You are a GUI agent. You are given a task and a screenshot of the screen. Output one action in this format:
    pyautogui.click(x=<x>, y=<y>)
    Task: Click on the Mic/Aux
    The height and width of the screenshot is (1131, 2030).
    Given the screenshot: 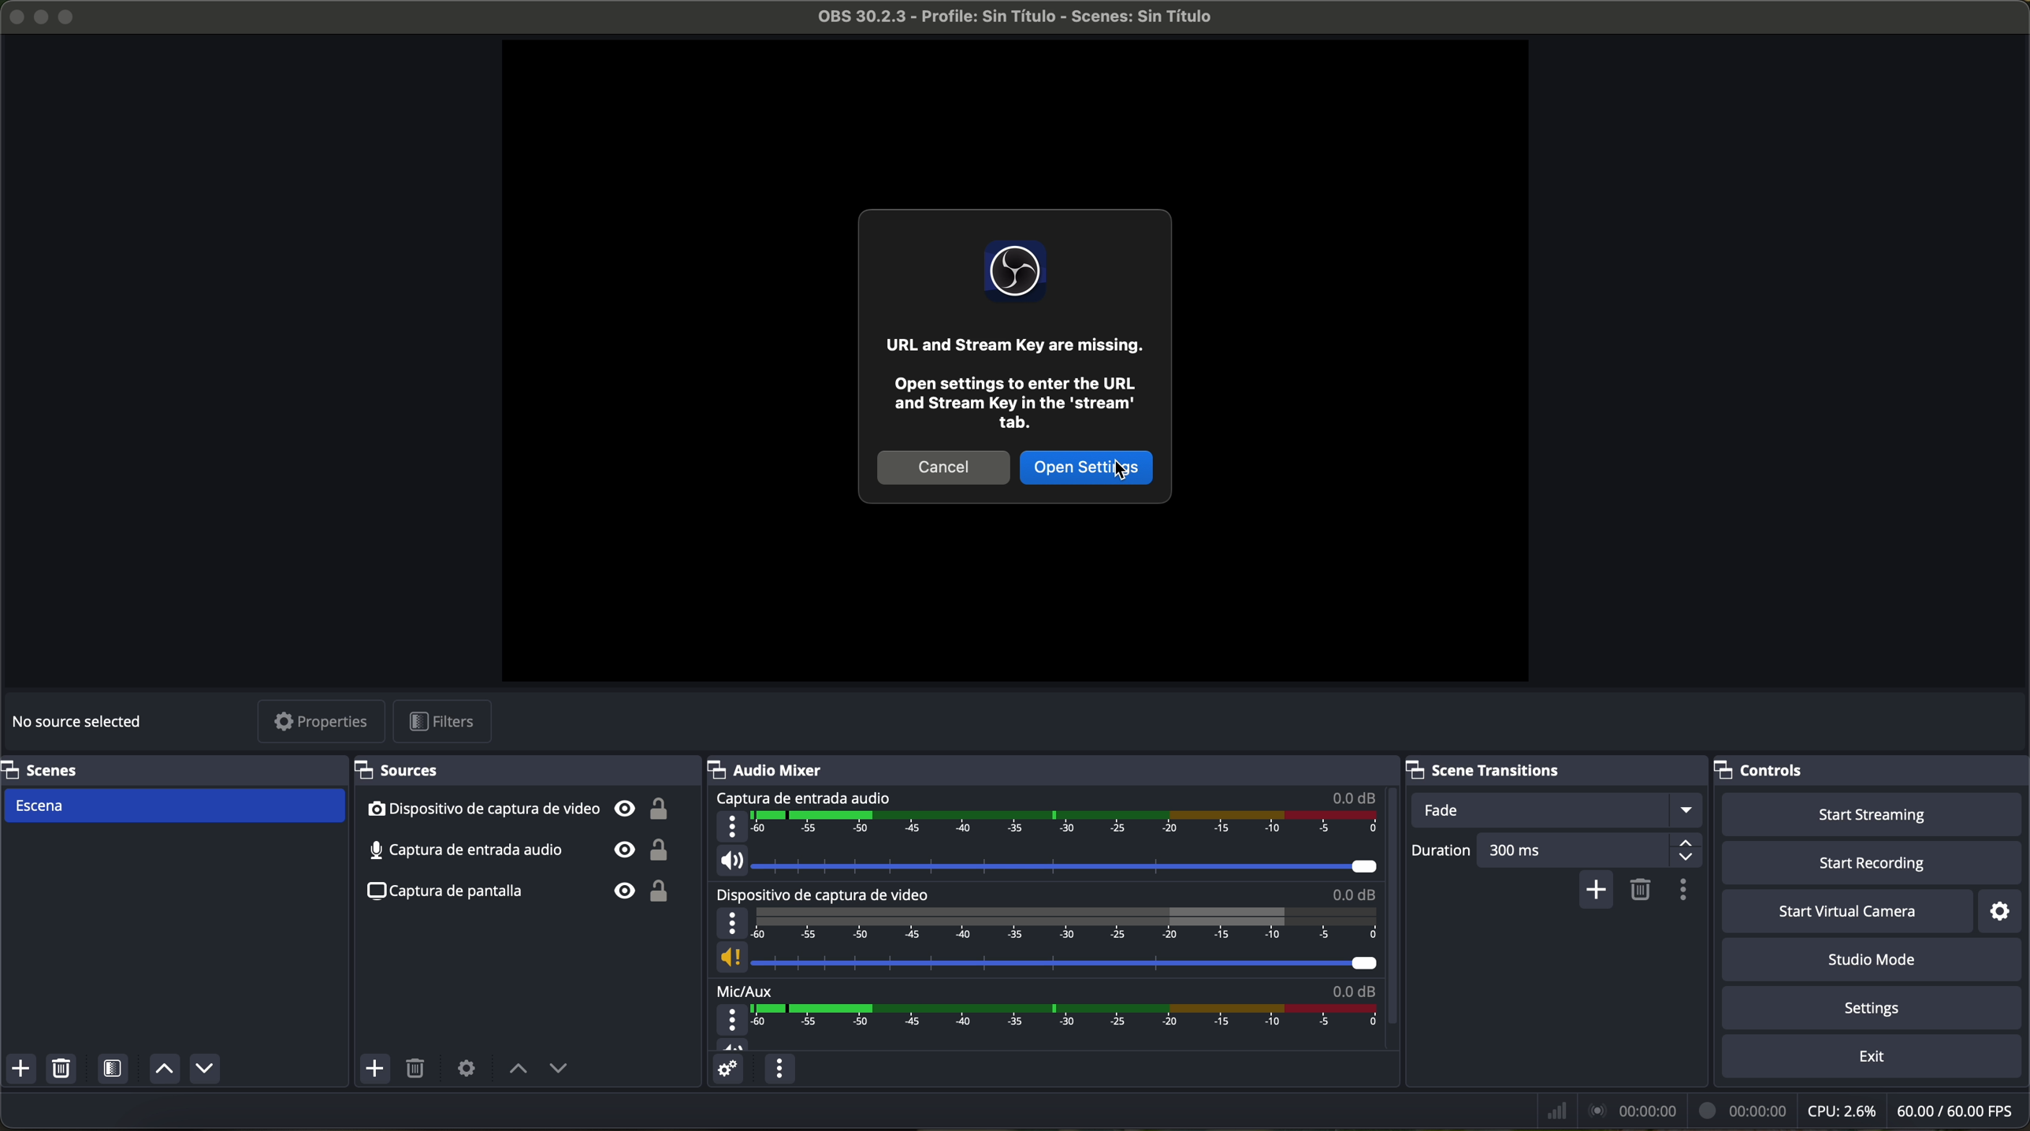 What is the action you would take?
    pyautogui.click(x=1041, y=1016)
    